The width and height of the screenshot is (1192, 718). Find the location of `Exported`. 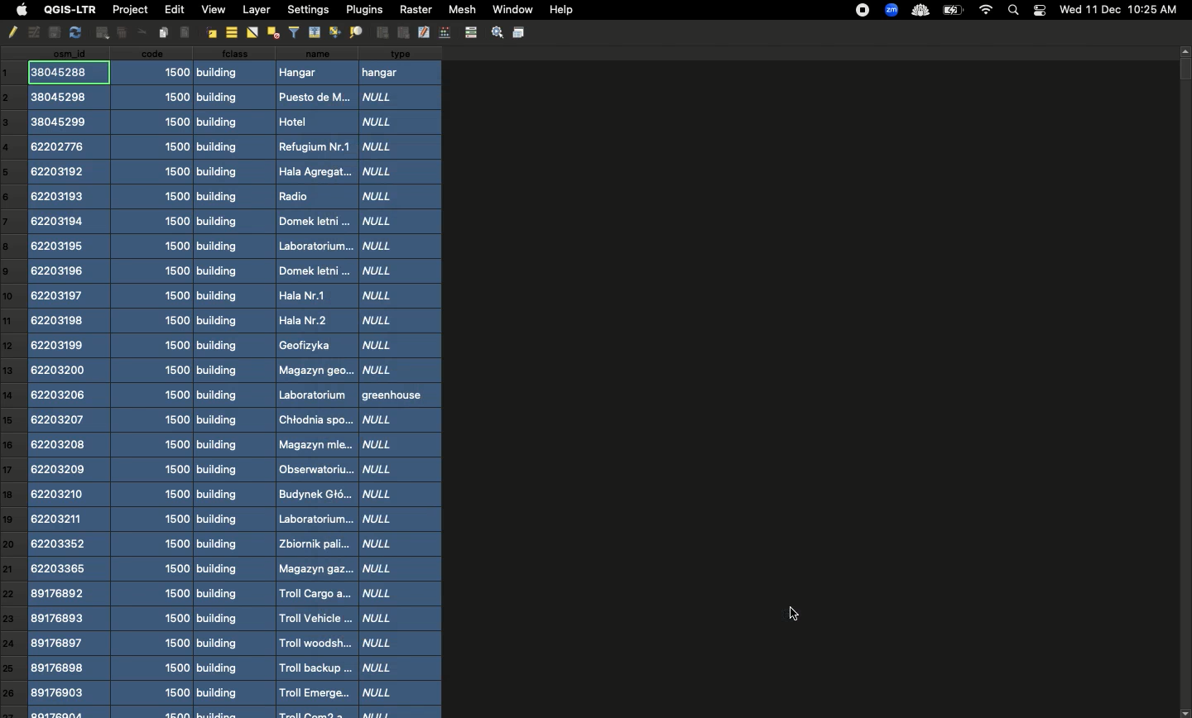

Exported is located at coordinates (794, 613).